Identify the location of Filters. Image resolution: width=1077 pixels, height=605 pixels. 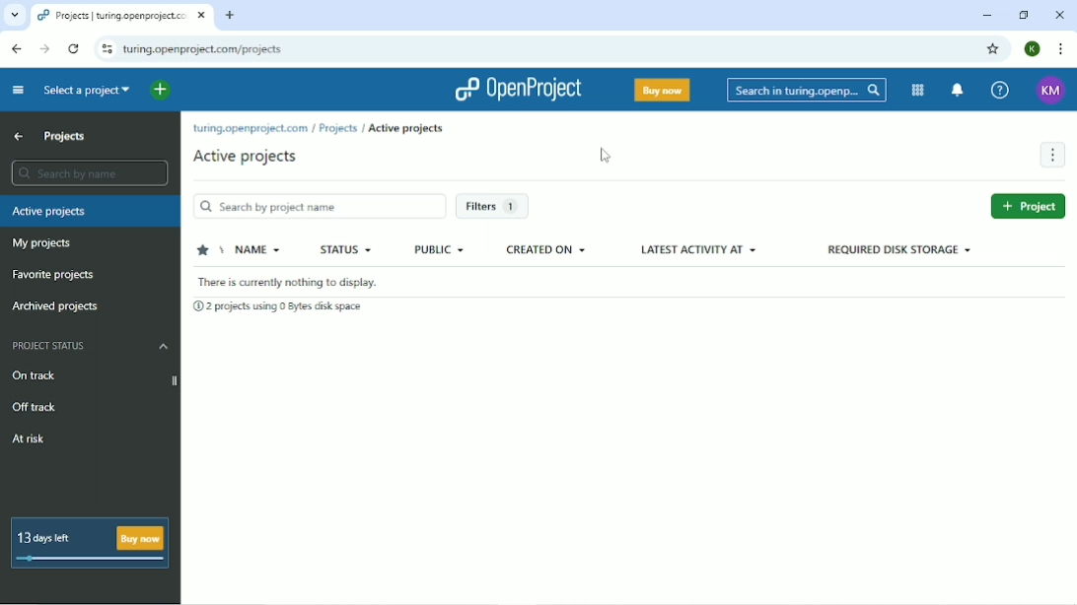
(491, 207).